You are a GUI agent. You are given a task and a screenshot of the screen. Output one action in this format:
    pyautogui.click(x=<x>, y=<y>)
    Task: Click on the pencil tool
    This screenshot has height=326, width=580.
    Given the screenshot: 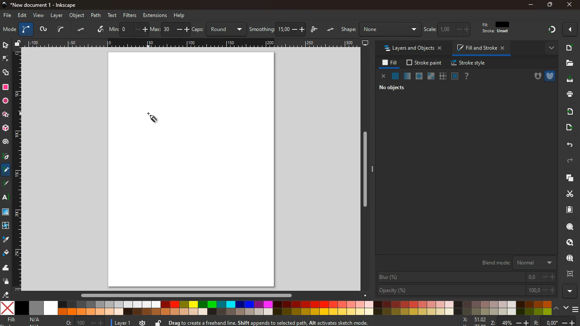 What is the action you would take?
    pyautogui.click(x=7, y=184)
    